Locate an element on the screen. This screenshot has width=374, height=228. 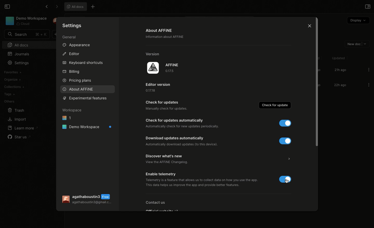
Star us is located at coordinates (20, 137).